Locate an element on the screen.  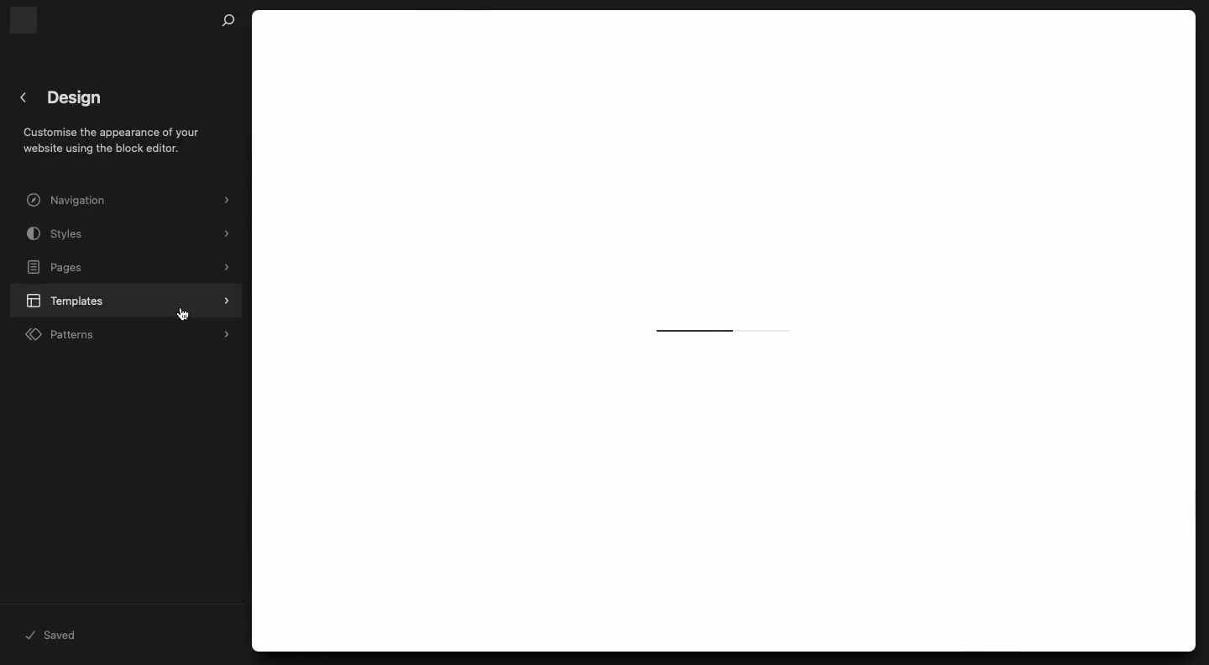
Navigation is located at coordinates (128, 201).